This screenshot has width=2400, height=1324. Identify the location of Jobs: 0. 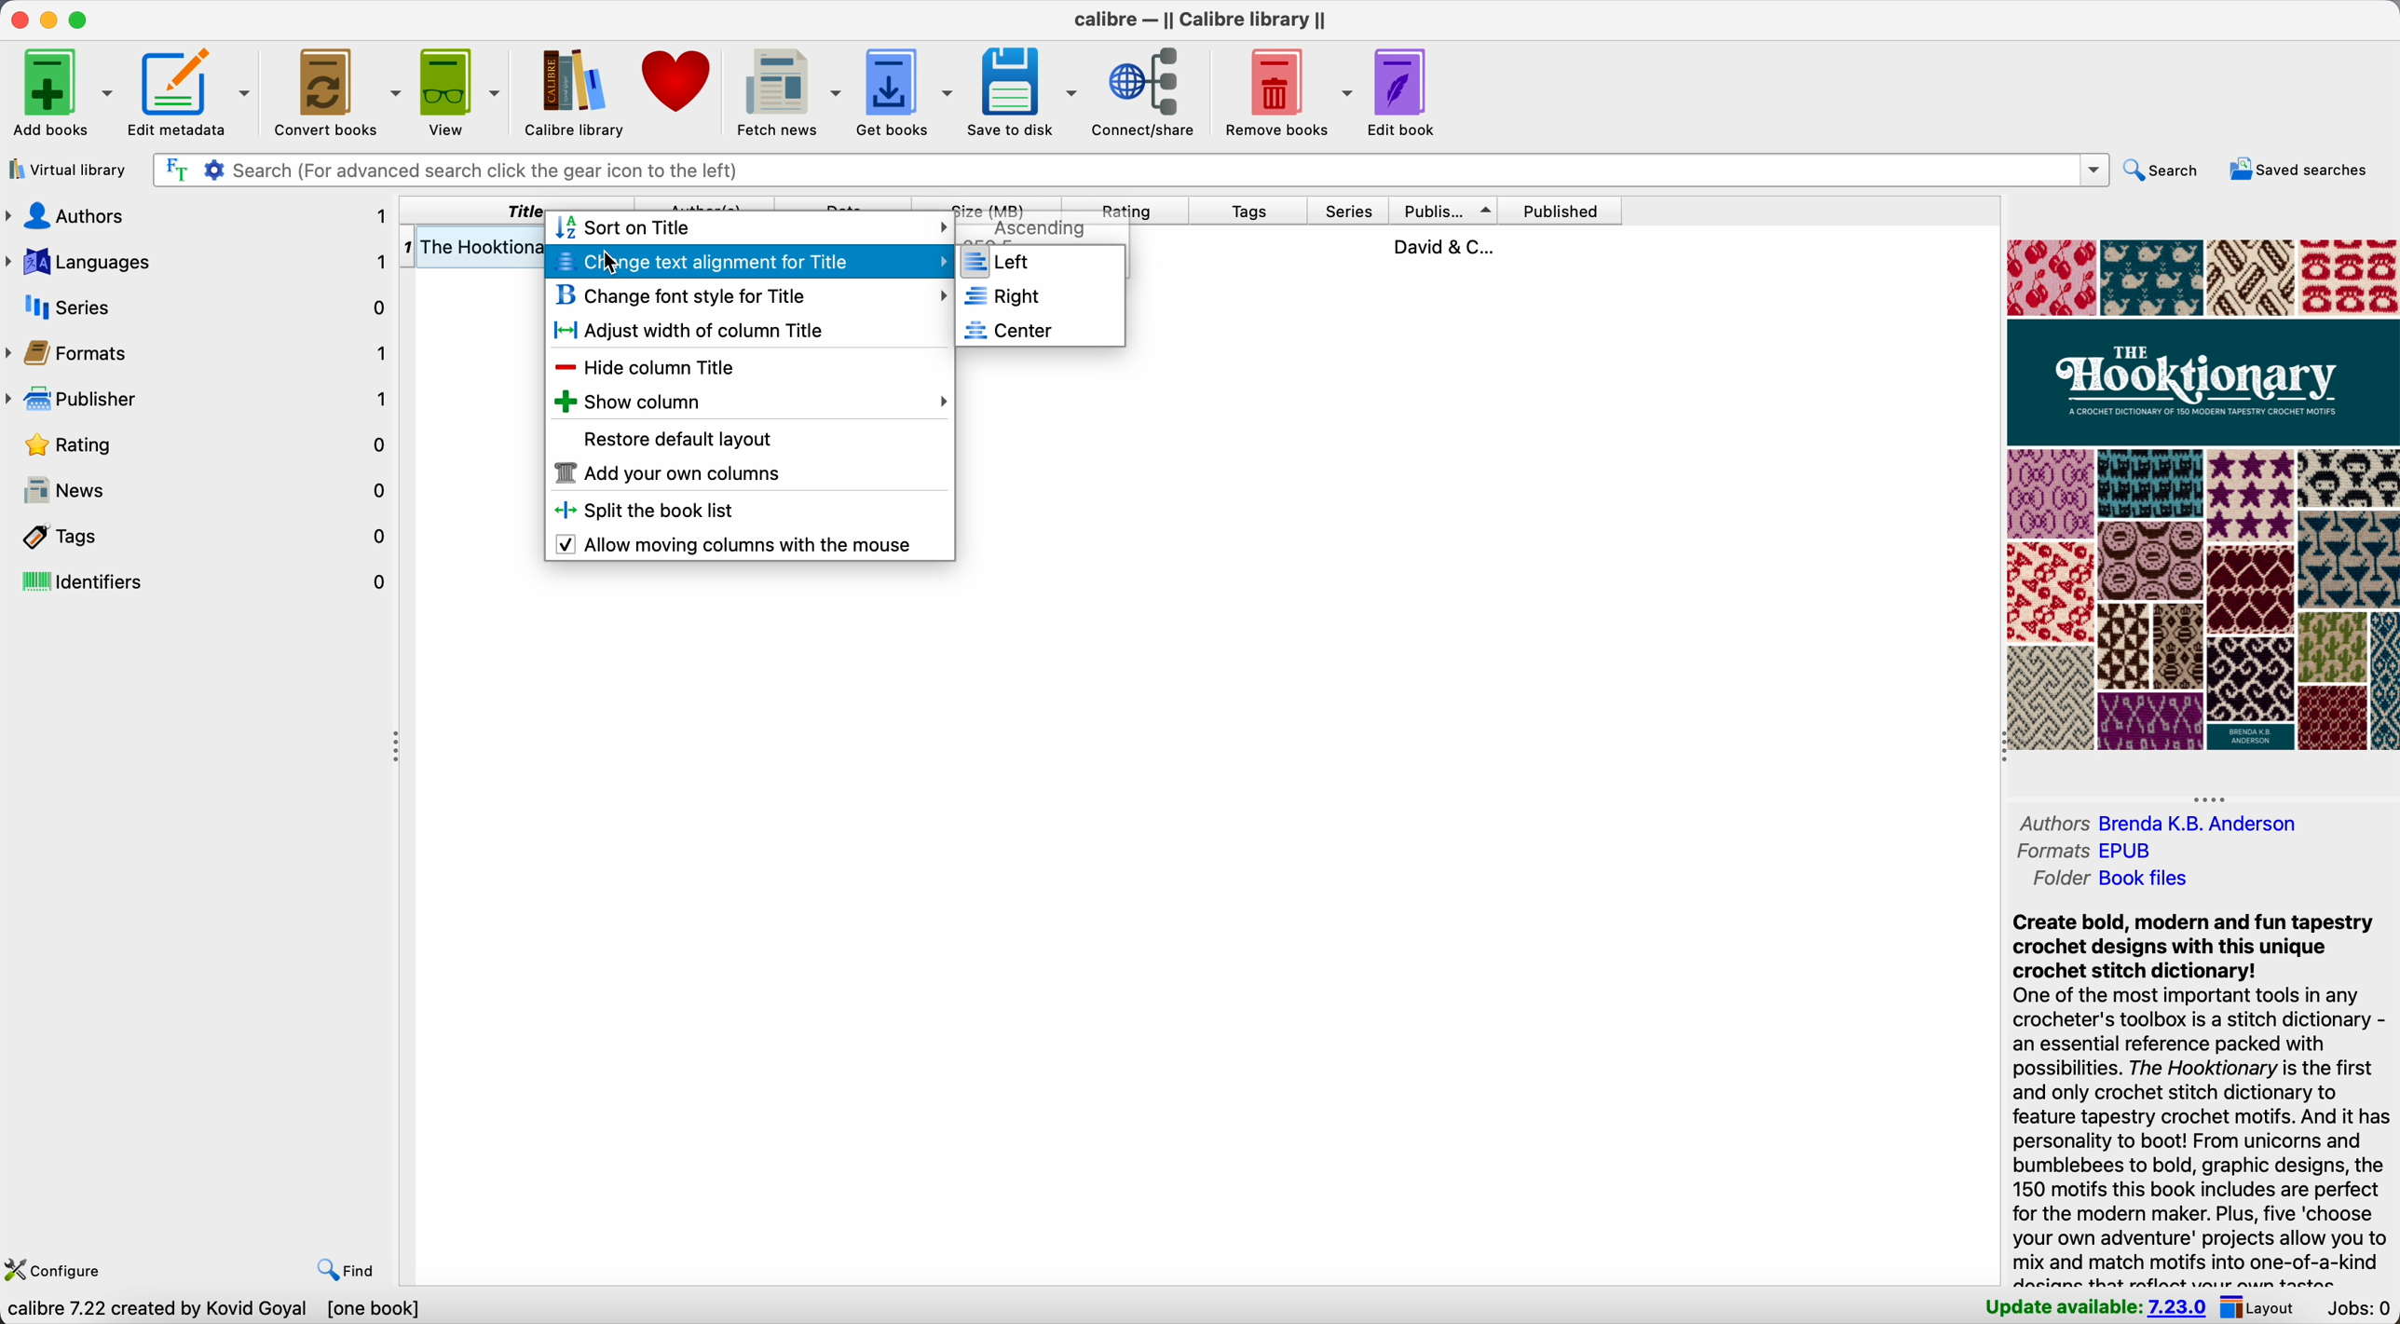
(2358, 1307).